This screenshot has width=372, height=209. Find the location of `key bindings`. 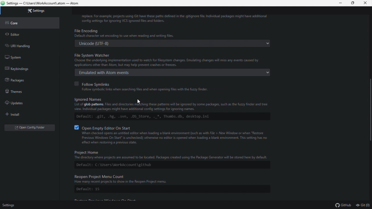

key bindings is located at coordinates (29, 70).